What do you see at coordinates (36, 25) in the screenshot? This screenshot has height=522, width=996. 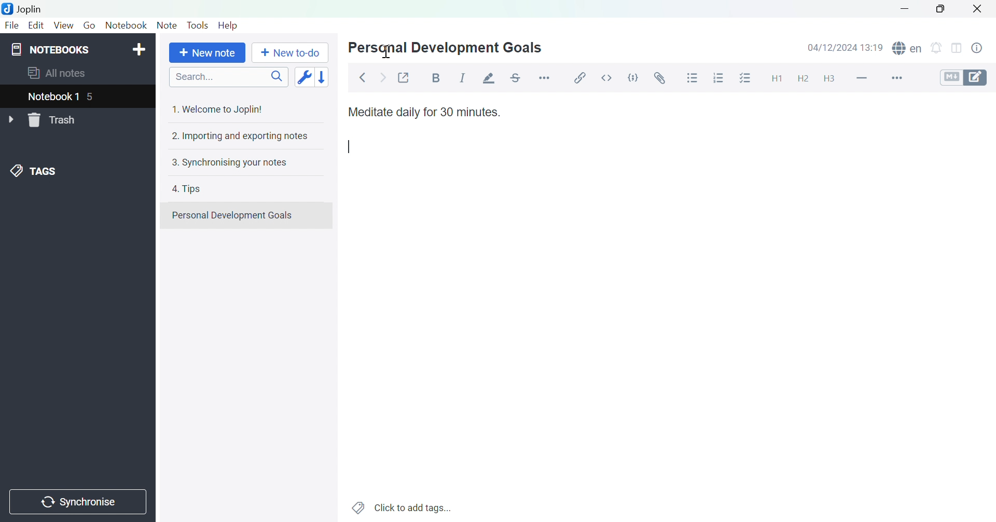 I see `Edit` at bounding box center [36, 25].